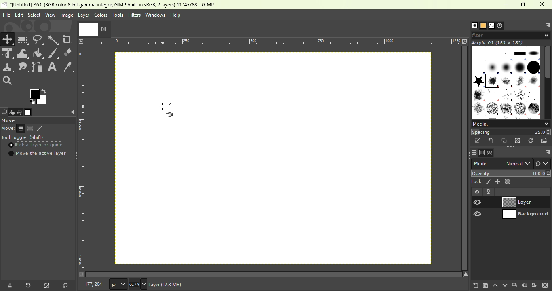  What do you see at coordinates (490, 153) in the screenshot?
I see `Paths` at bounding box center [490, 153].